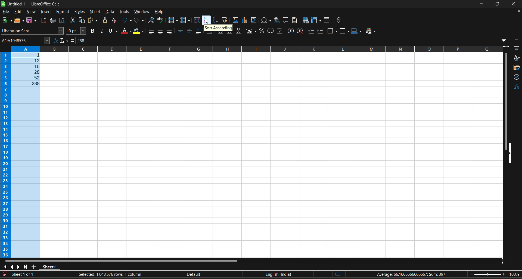 Image resolution: width=522 pixels, height=279 pixels. I want to click on cursor, so click(209, 22).